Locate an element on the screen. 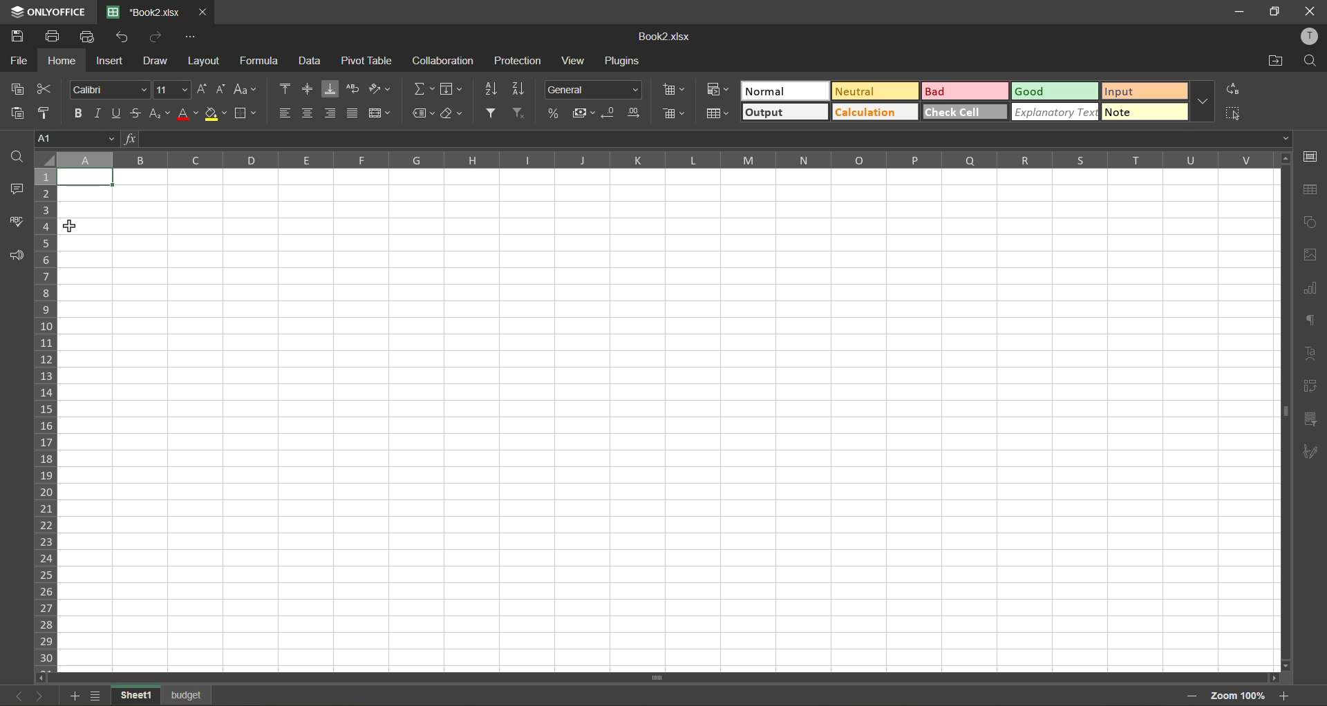  slicer is located at coordinates (1312, 420).